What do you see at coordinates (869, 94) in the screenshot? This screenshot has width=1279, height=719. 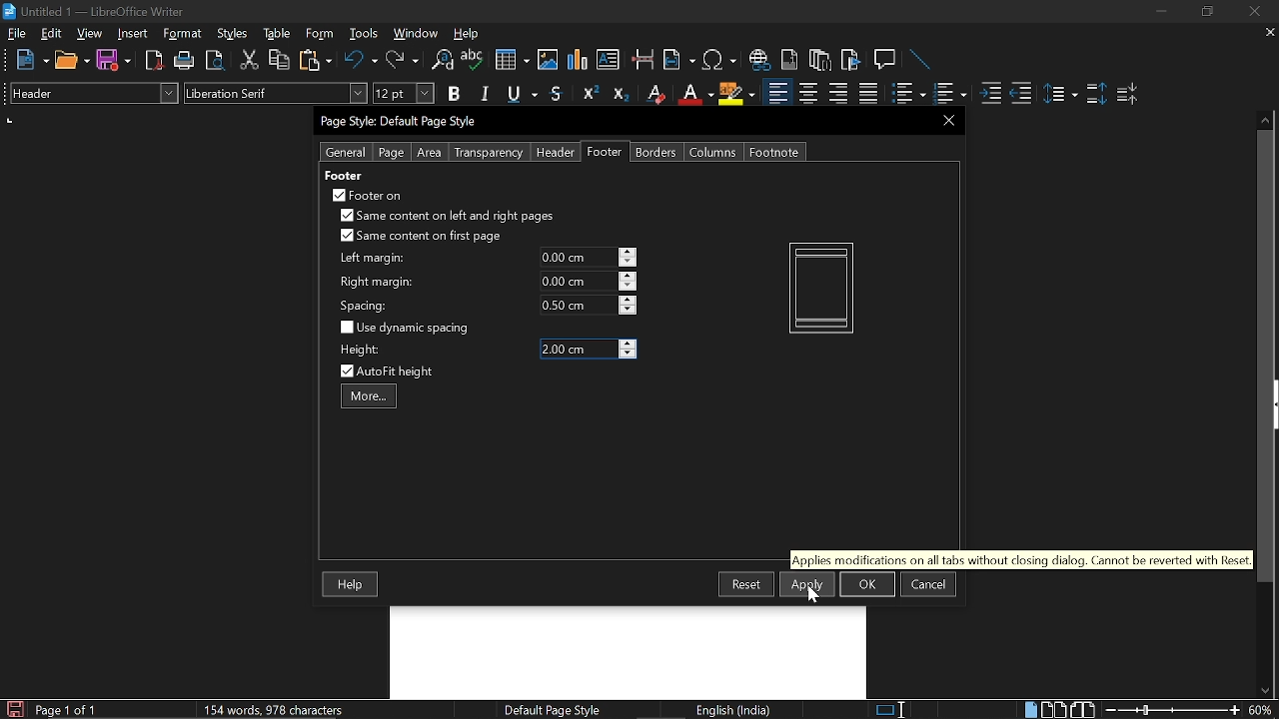 I see `Justified` at bounding box center [869, 94].